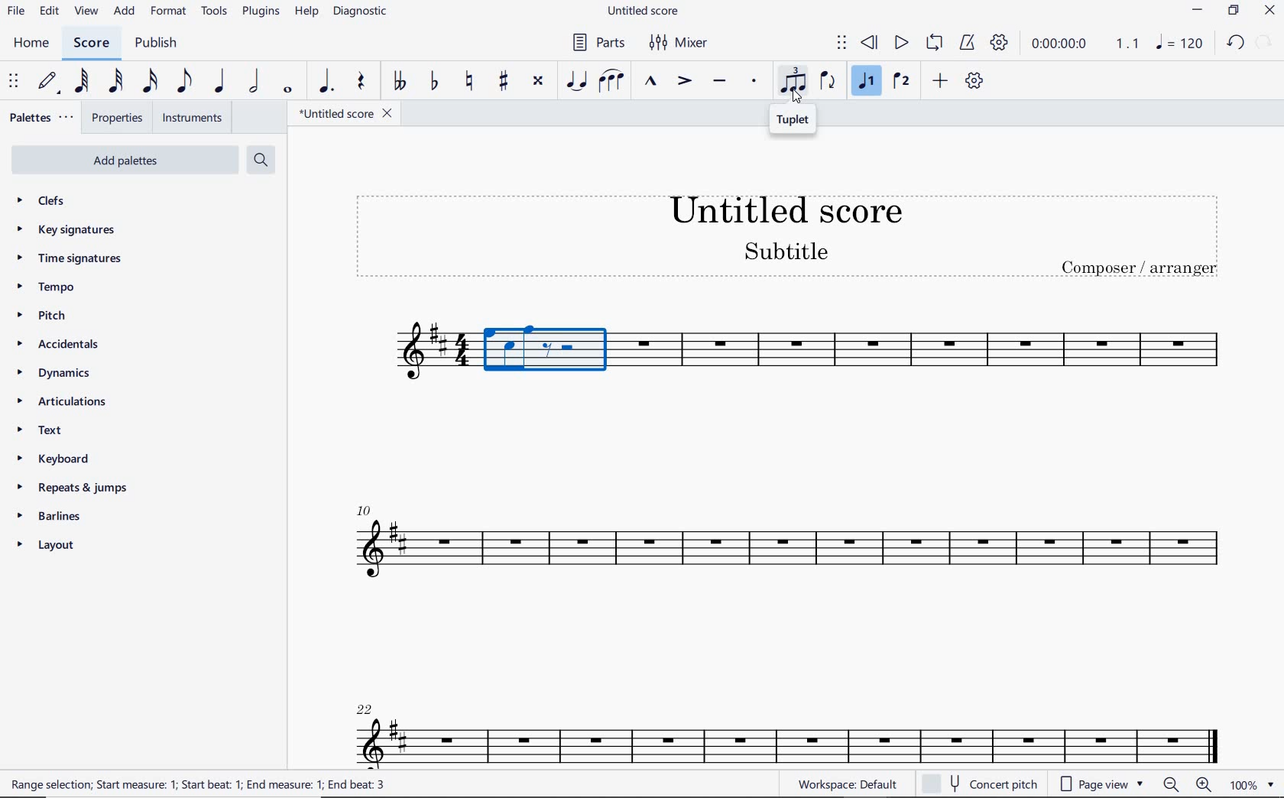  What do you see at coordinates (115, 82) in the screenshot?
I see `32ND NOTE` at bounding box center [115, 82].